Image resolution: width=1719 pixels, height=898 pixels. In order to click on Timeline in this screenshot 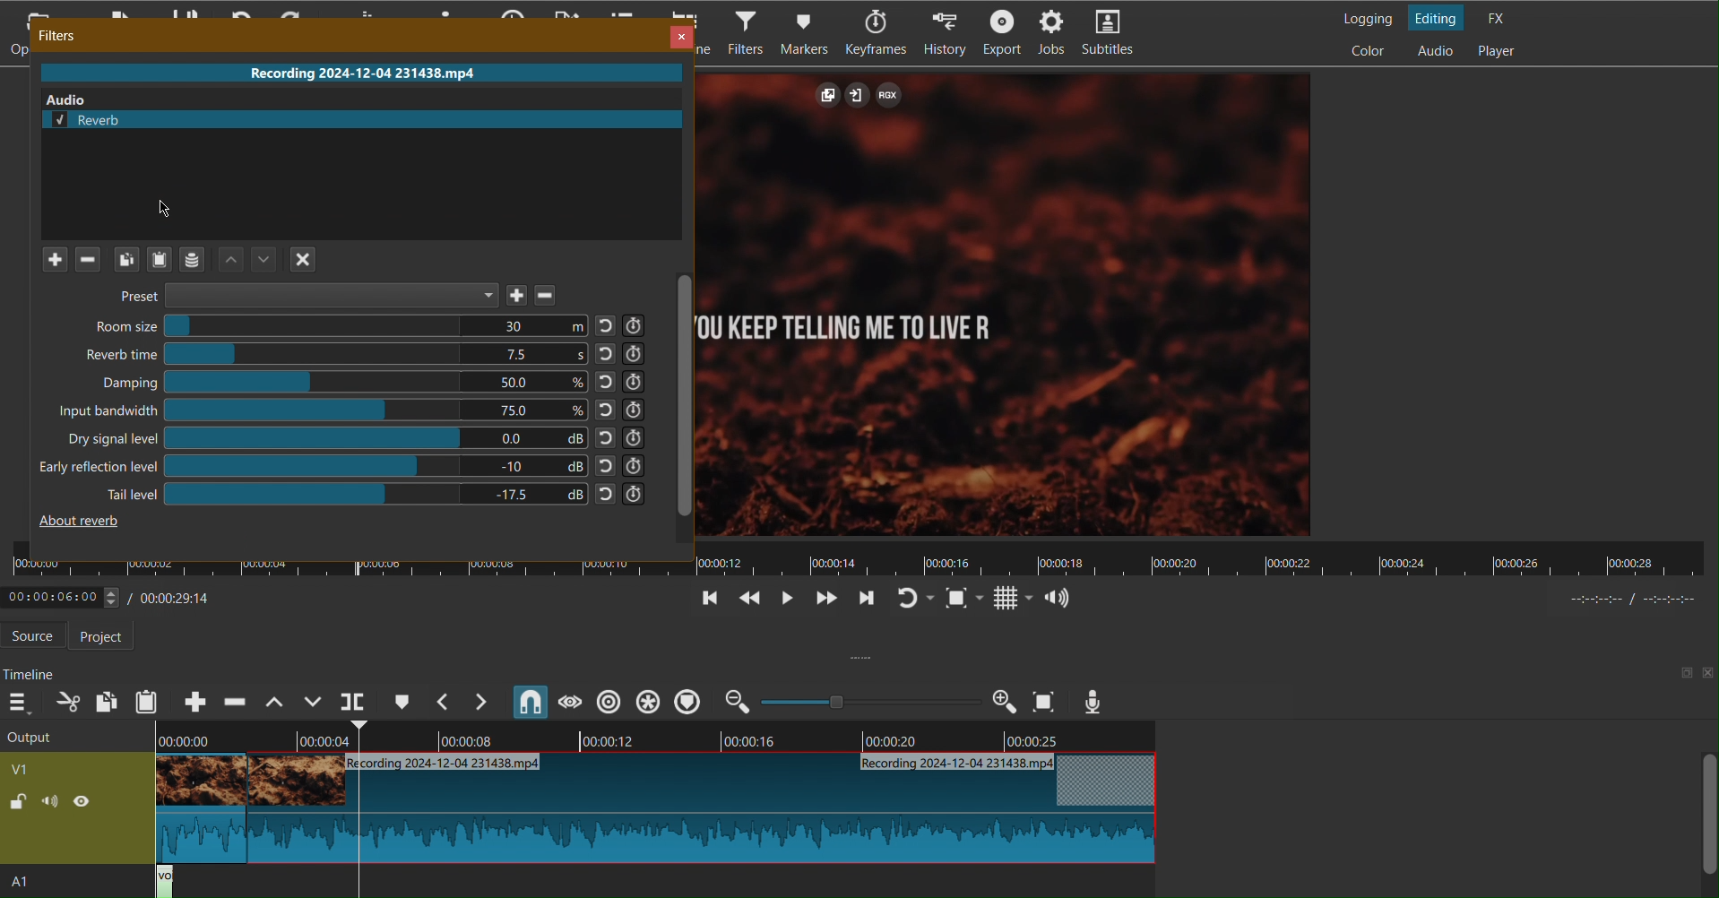, I will do `click(656, 739)`.